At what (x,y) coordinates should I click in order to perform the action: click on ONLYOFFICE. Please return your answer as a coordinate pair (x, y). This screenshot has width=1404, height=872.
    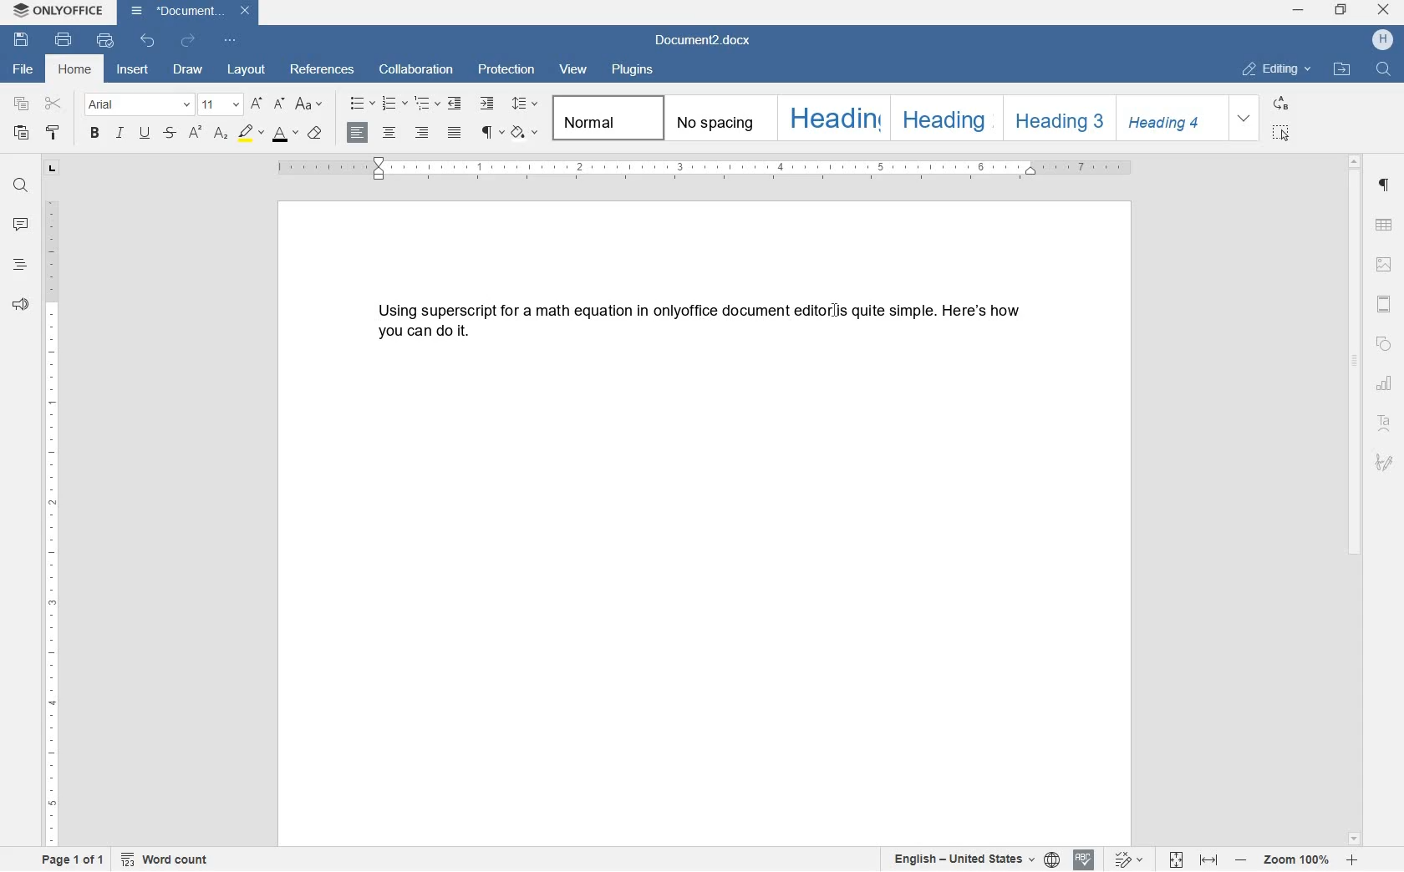
    Looking at the image, I should click on (57, 11).